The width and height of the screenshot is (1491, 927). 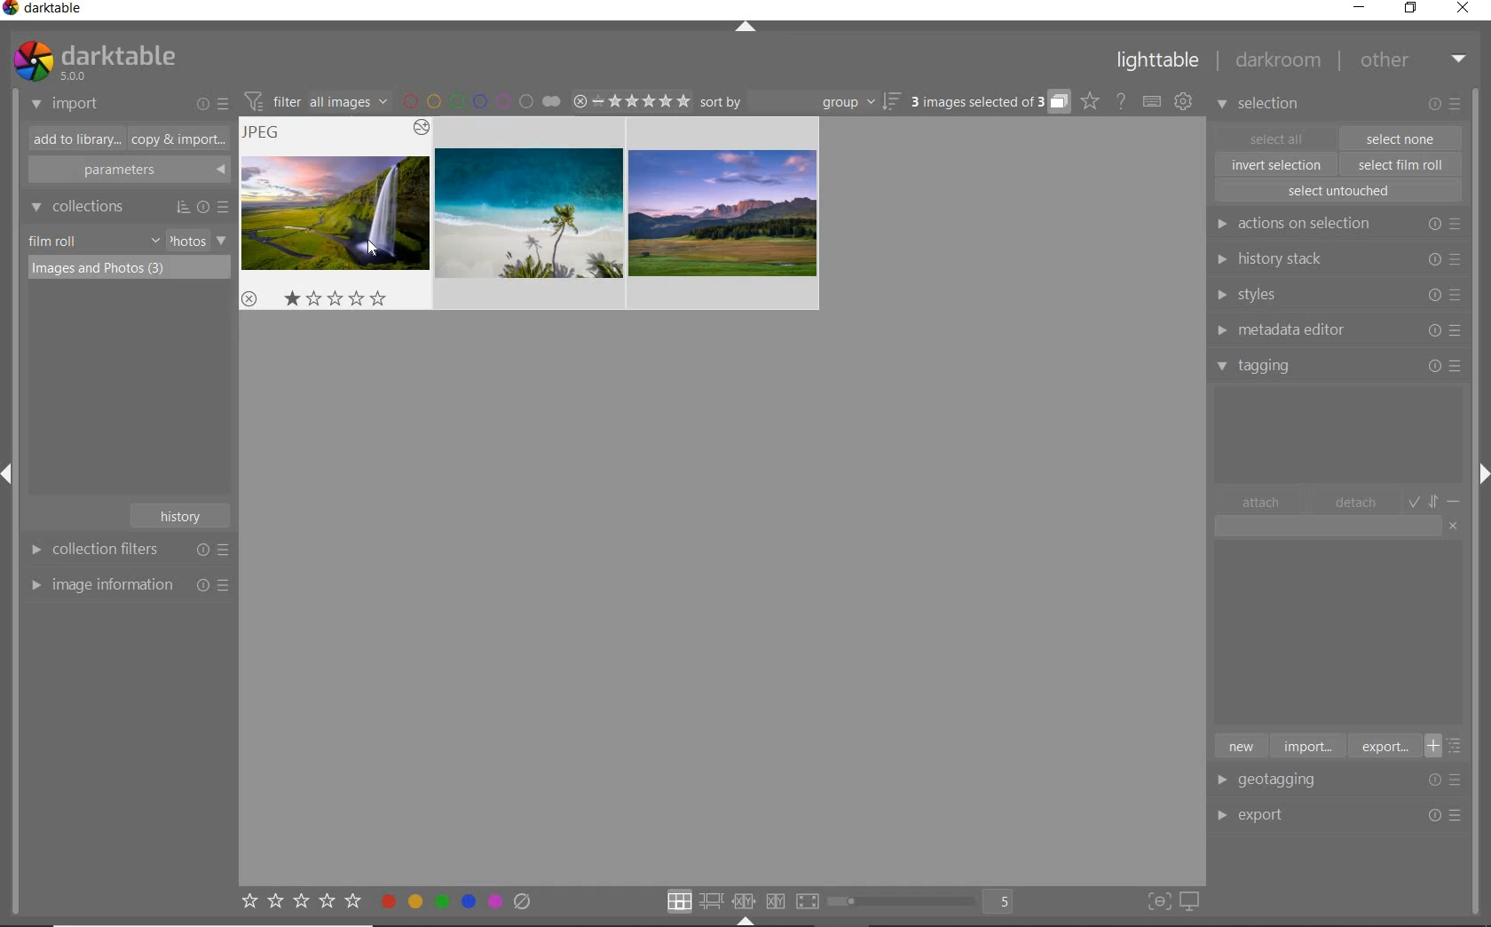 What do you see at coordinates (927, 903) in the screenshot?
I see `toggle view` at bounding box center [927, 903].